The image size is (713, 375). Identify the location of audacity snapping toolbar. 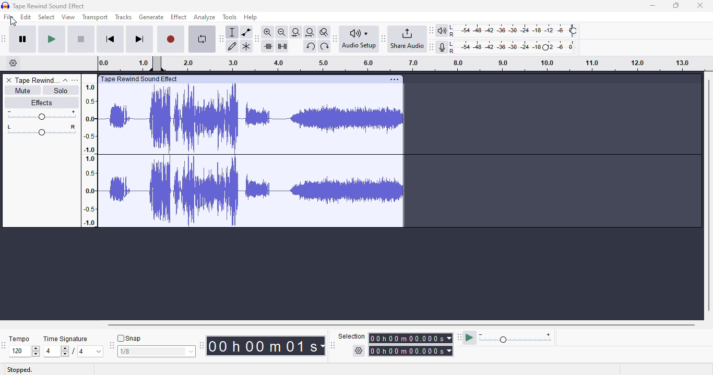
(153, 344).